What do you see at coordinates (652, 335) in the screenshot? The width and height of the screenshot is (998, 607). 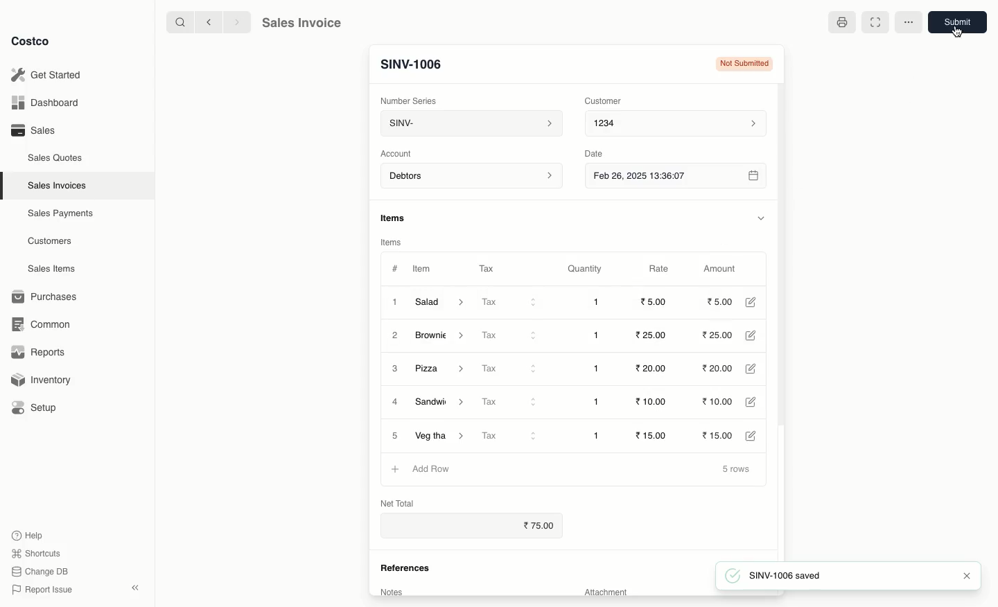 I see `25.00` at bounding box center [652, 335].